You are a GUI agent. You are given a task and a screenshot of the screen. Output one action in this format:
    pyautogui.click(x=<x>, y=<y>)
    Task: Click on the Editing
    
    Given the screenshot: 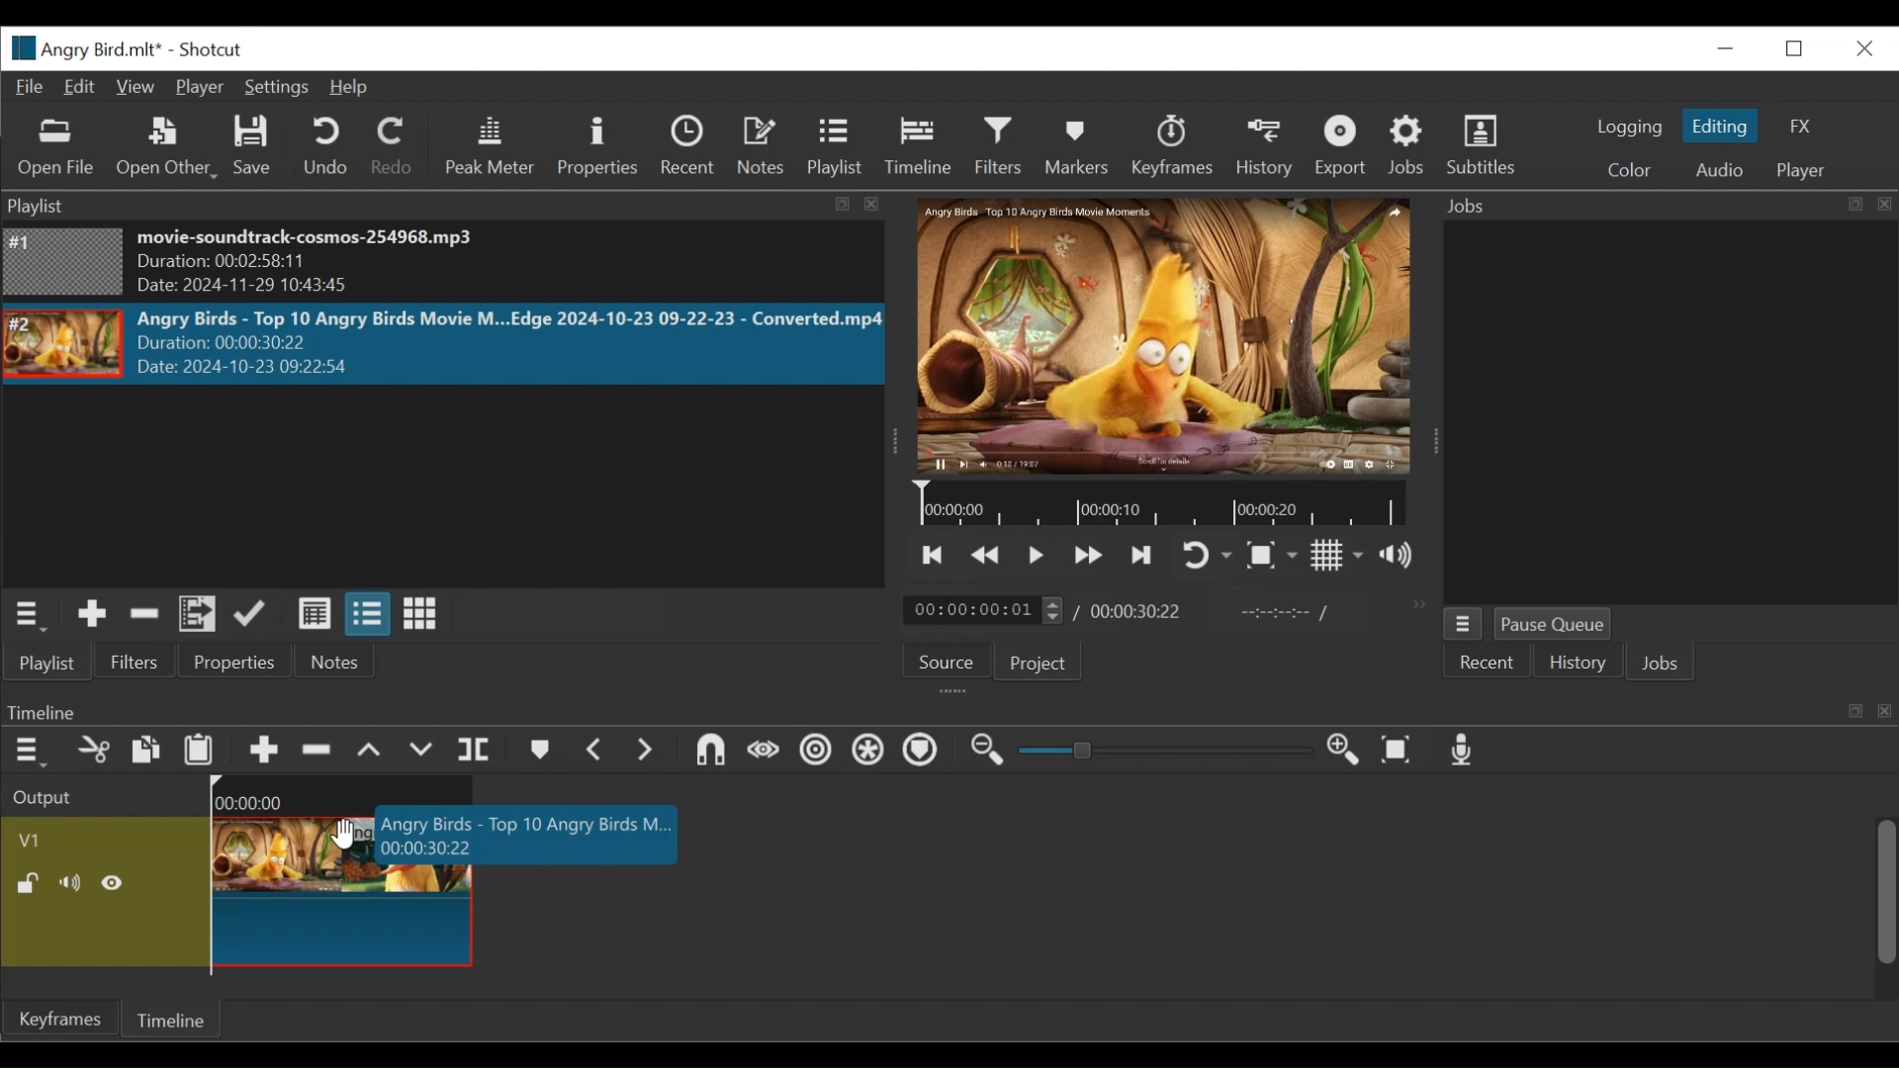 What is the action you would take?
    pyautogui.click(x=1720, y=127)
    